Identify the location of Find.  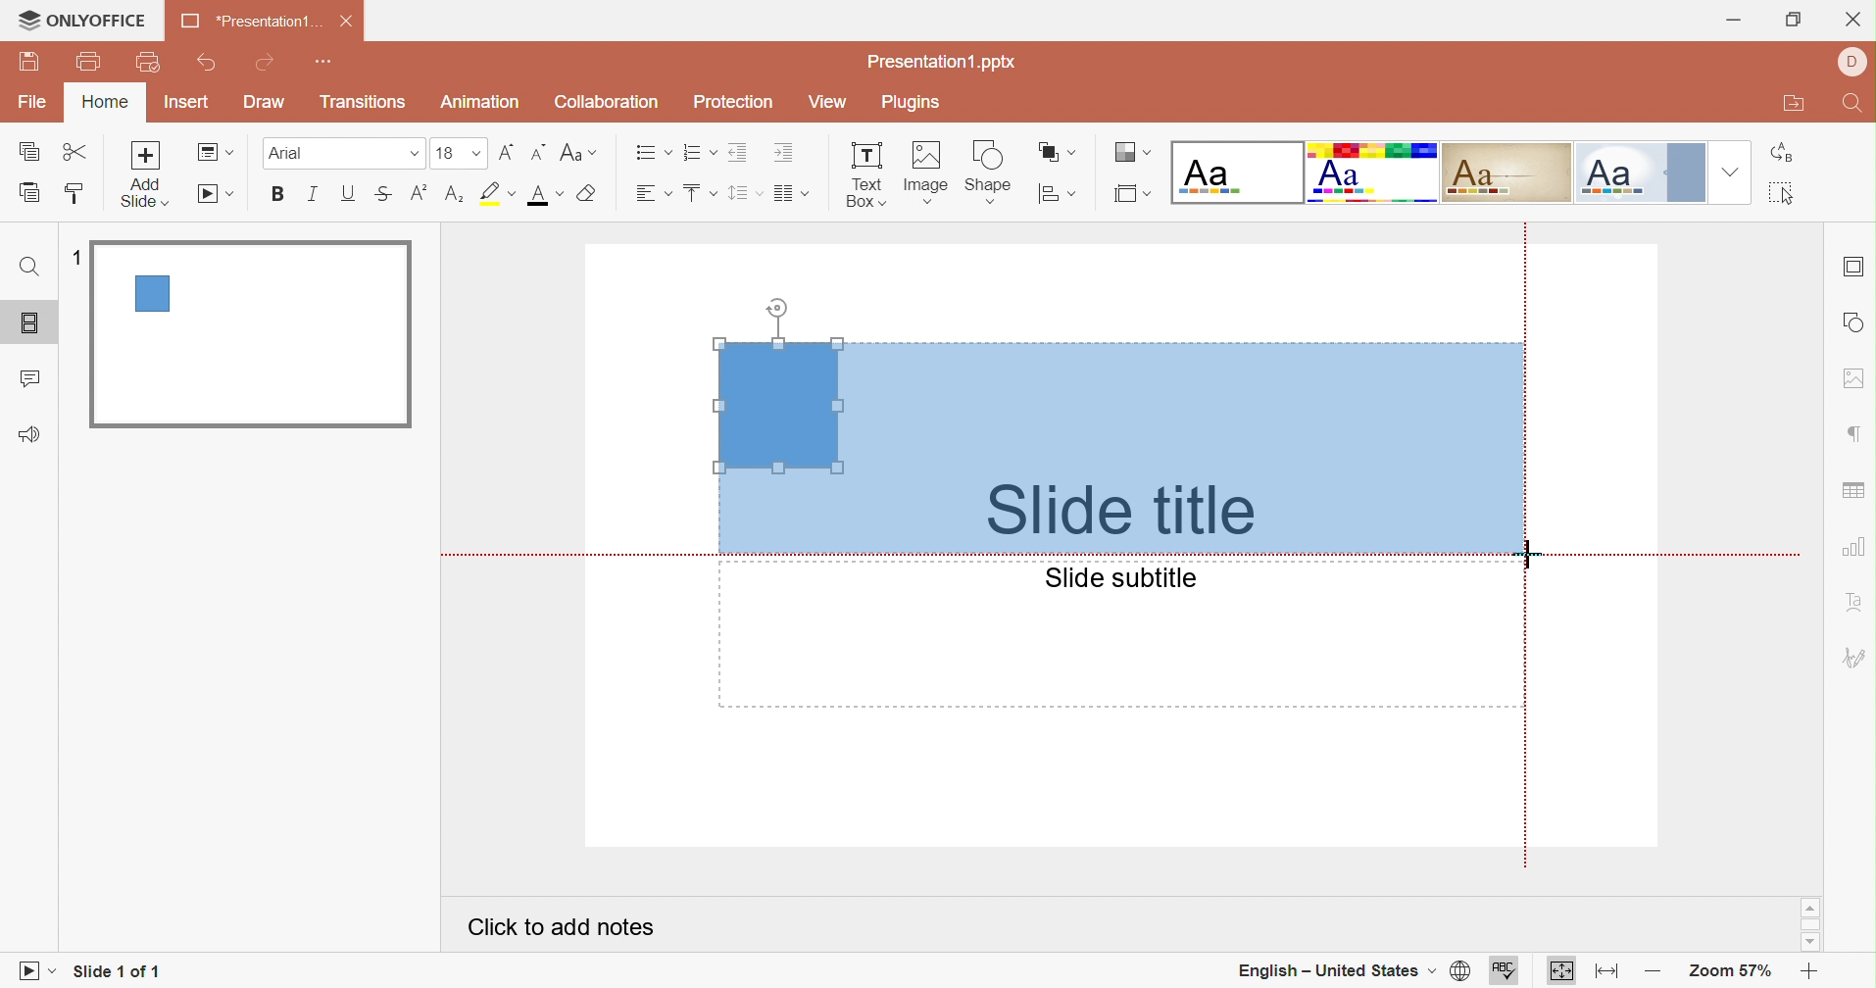
(27, 269).